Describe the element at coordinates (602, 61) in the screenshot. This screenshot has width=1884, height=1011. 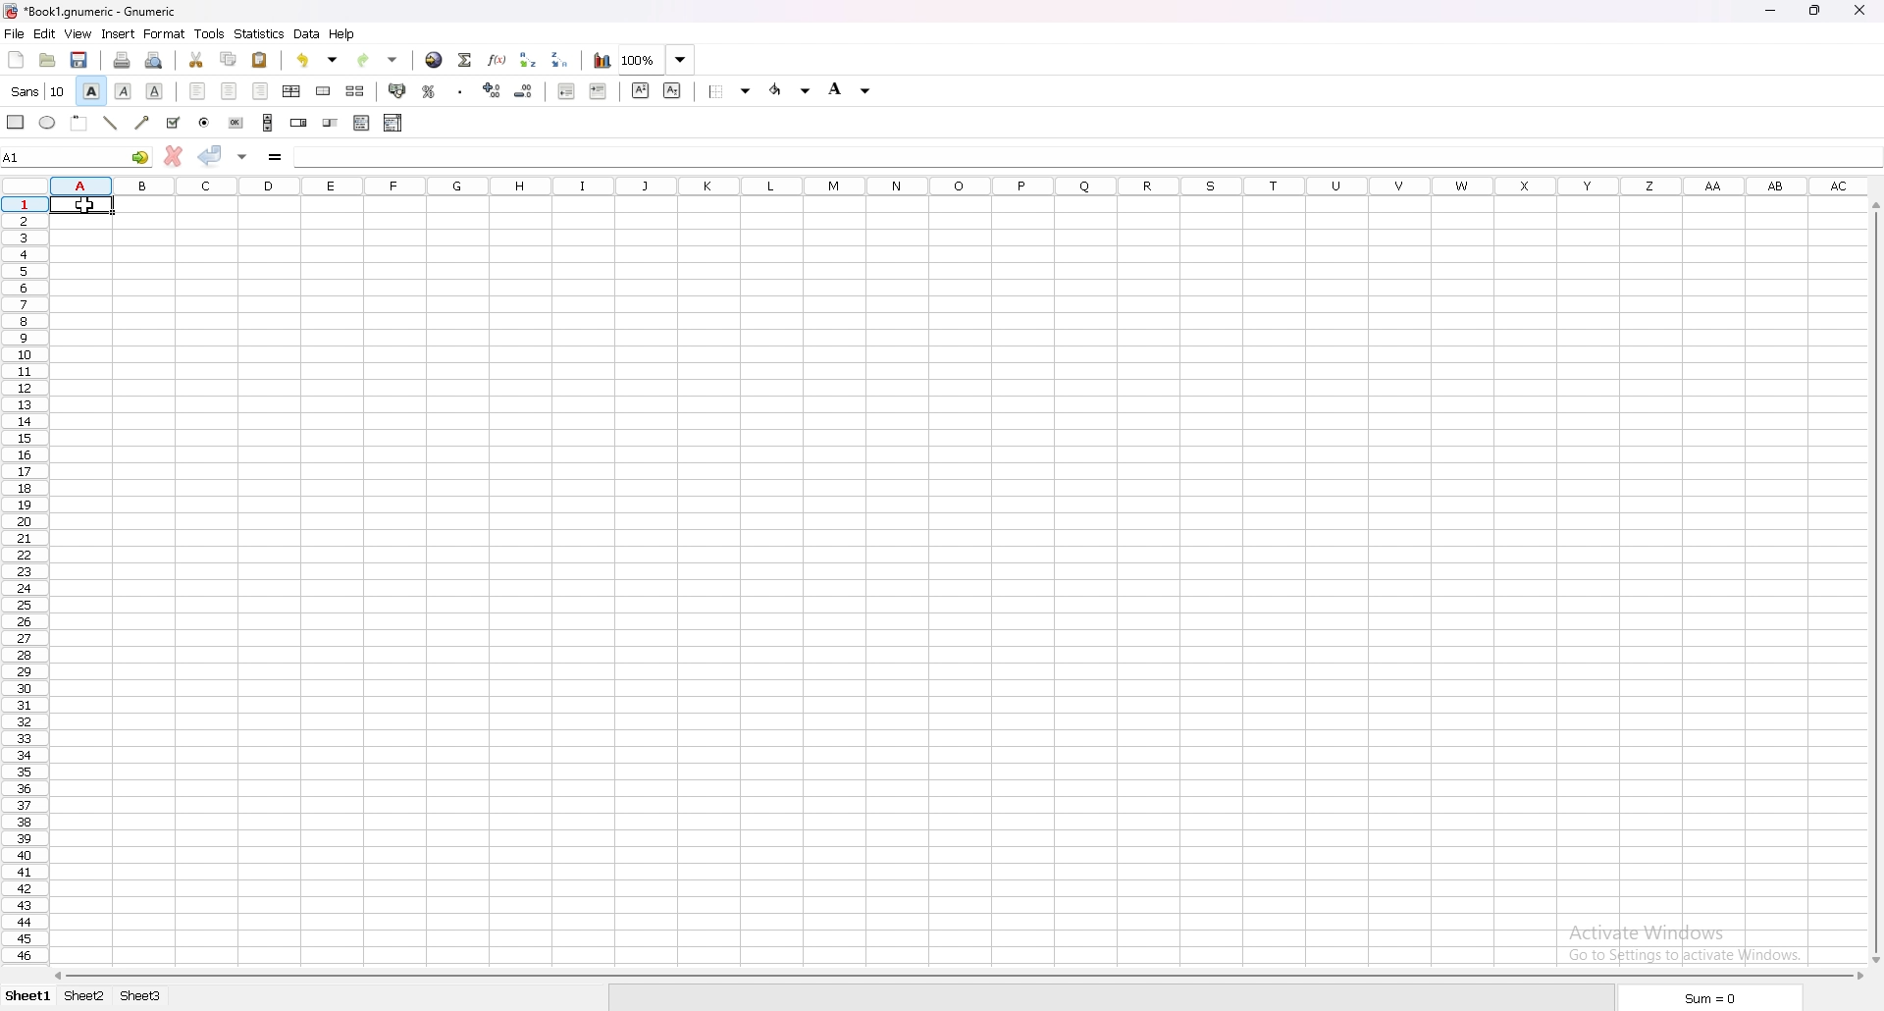
I see `chart` at that location.